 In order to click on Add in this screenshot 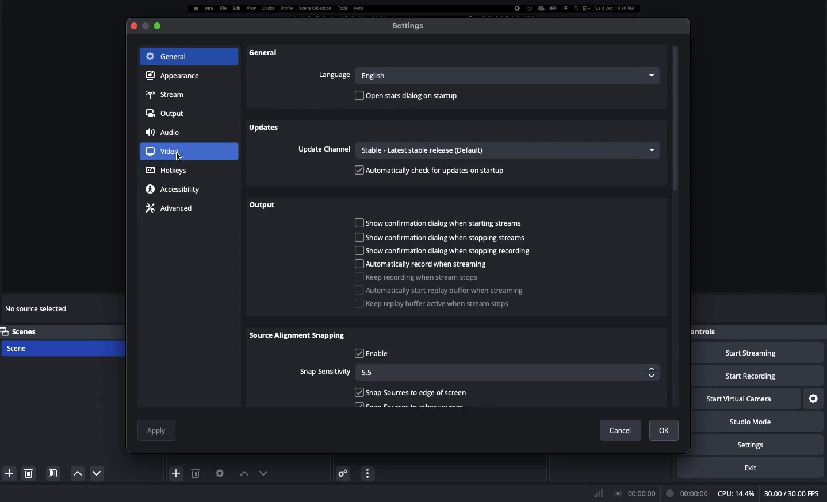, I will do `click(177, 473)`.